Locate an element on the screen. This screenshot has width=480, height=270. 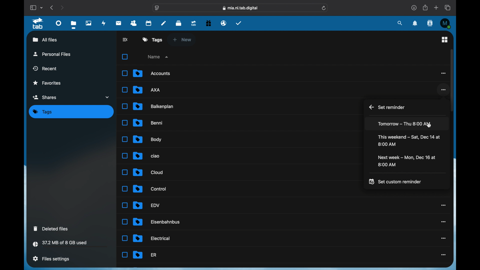
contacts is located at coordinates (430, 23).